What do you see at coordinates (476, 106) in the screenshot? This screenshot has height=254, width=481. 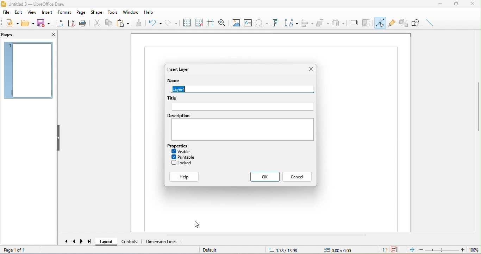 I see `vertical scroll bar` at bounding box center [476, 106].